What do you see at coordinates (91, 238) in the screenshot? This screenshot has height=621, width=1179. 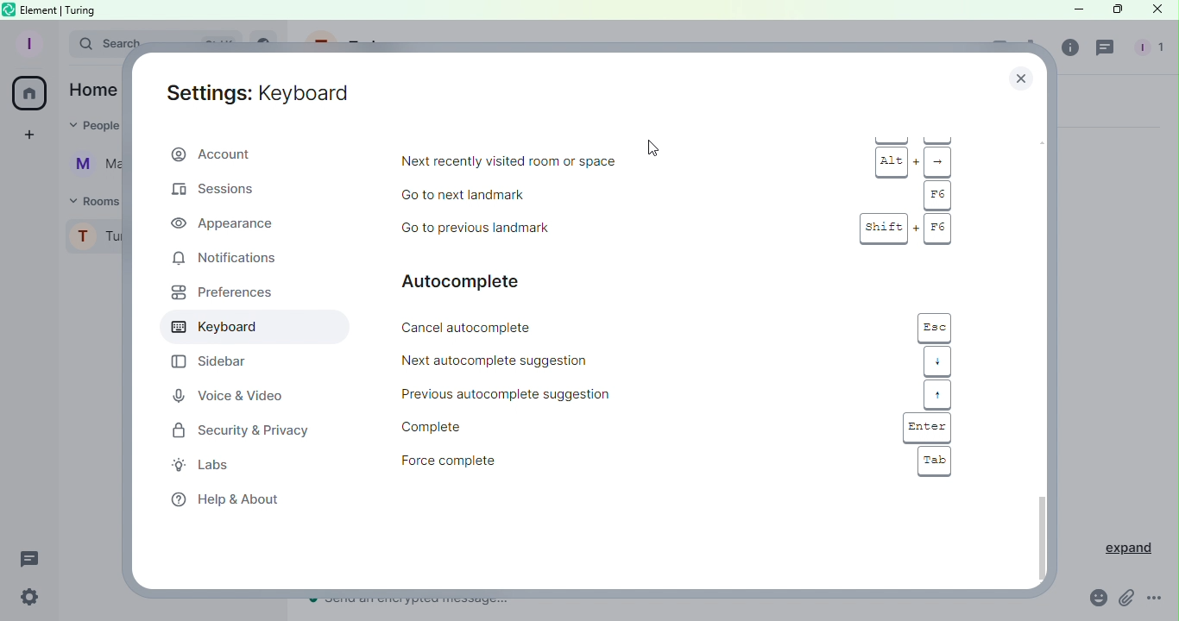 I see `Profile` at bounding box center [91, 238].